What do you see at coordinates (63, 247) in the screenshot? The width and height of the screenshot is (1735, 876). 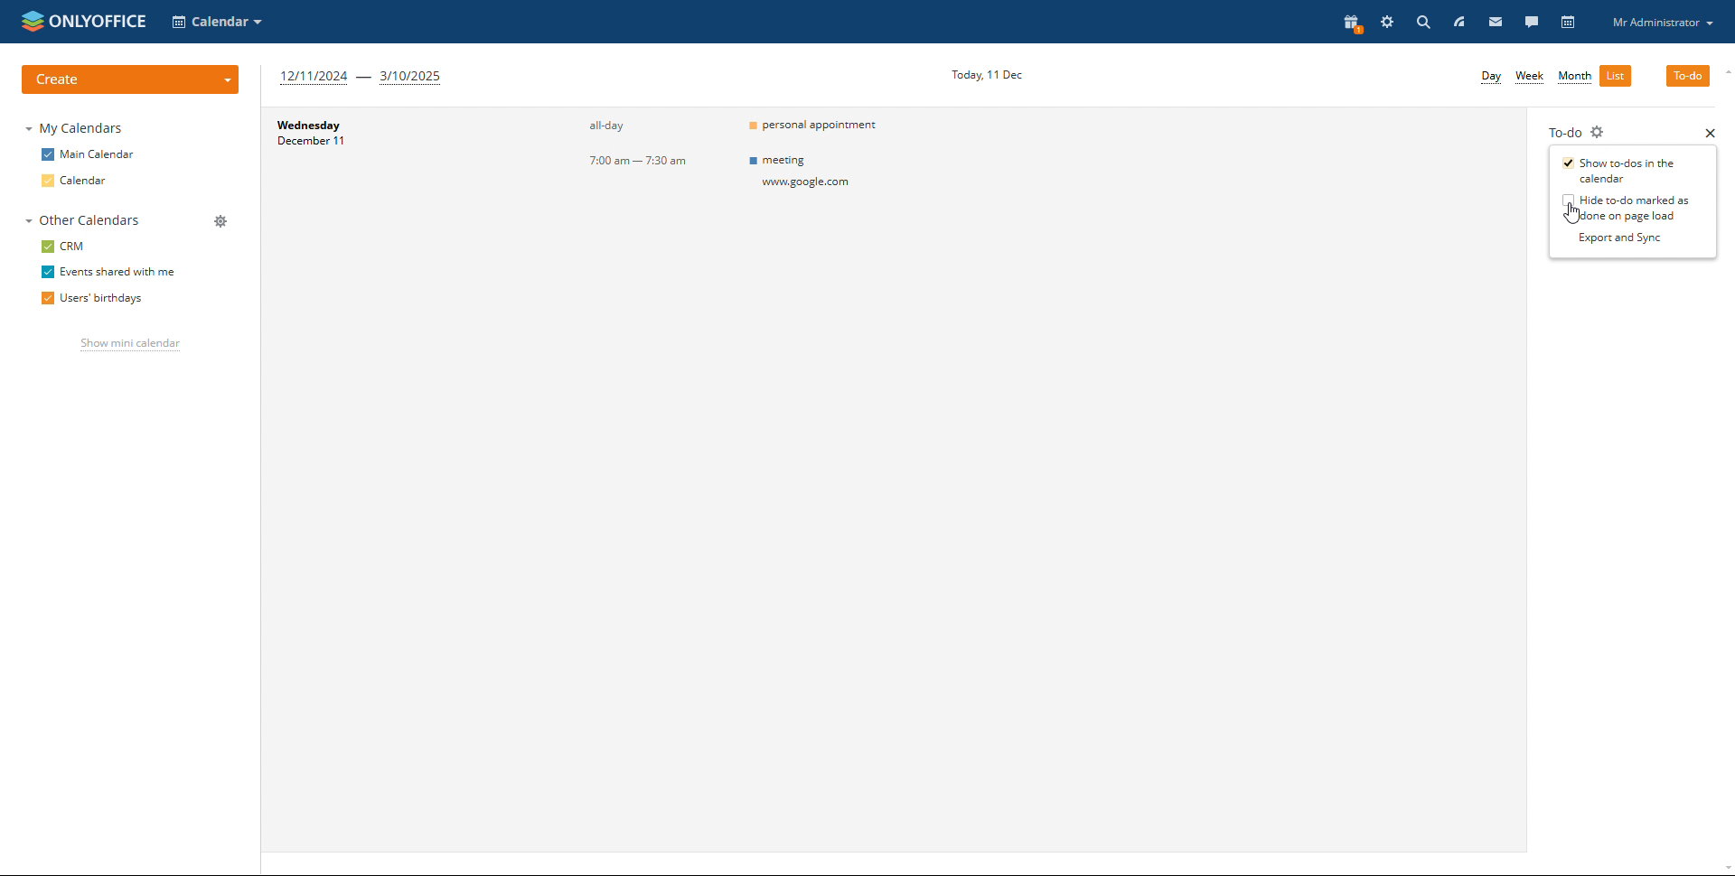 I see `crm` at bounding box center [63, 247].